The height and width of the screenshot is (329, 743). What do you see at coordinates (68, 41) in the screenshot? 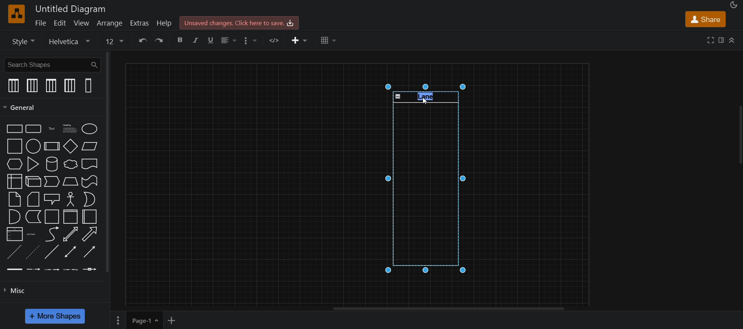
I see `font family` at bounding box center [68, 41].